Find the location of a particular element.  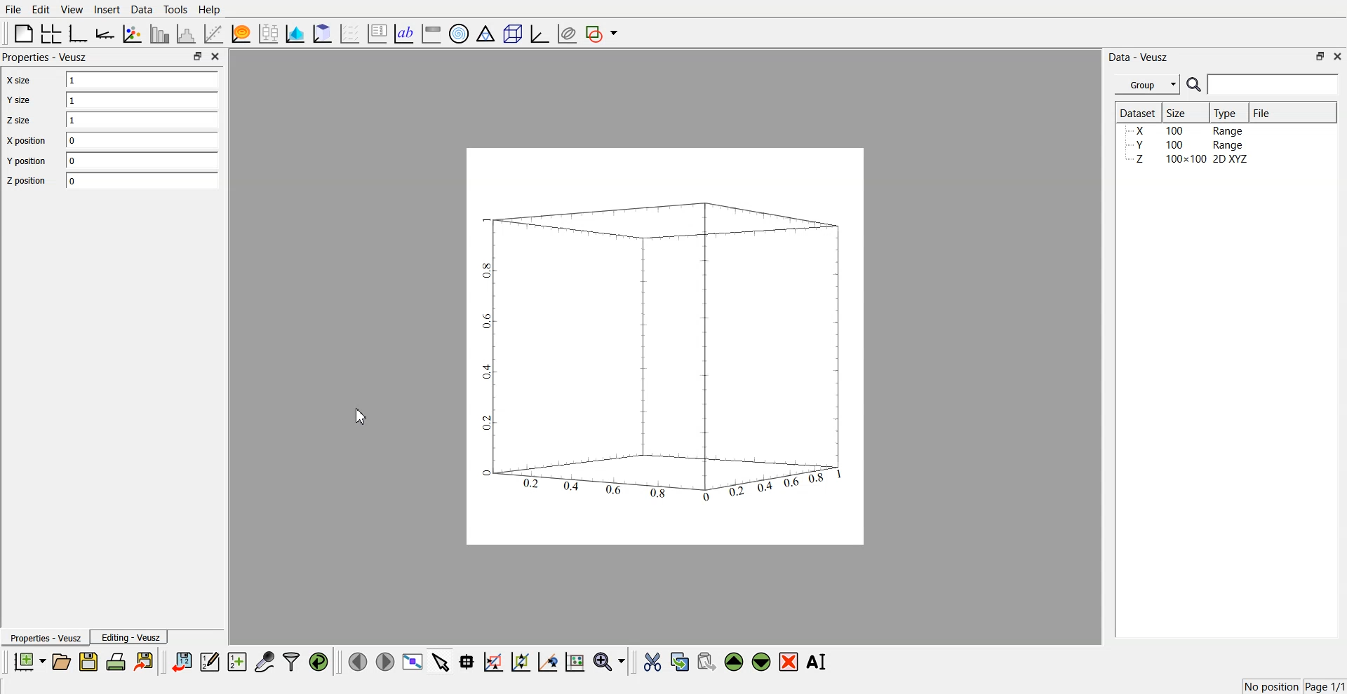

Plot box plots is located at coordinates (269, 34).